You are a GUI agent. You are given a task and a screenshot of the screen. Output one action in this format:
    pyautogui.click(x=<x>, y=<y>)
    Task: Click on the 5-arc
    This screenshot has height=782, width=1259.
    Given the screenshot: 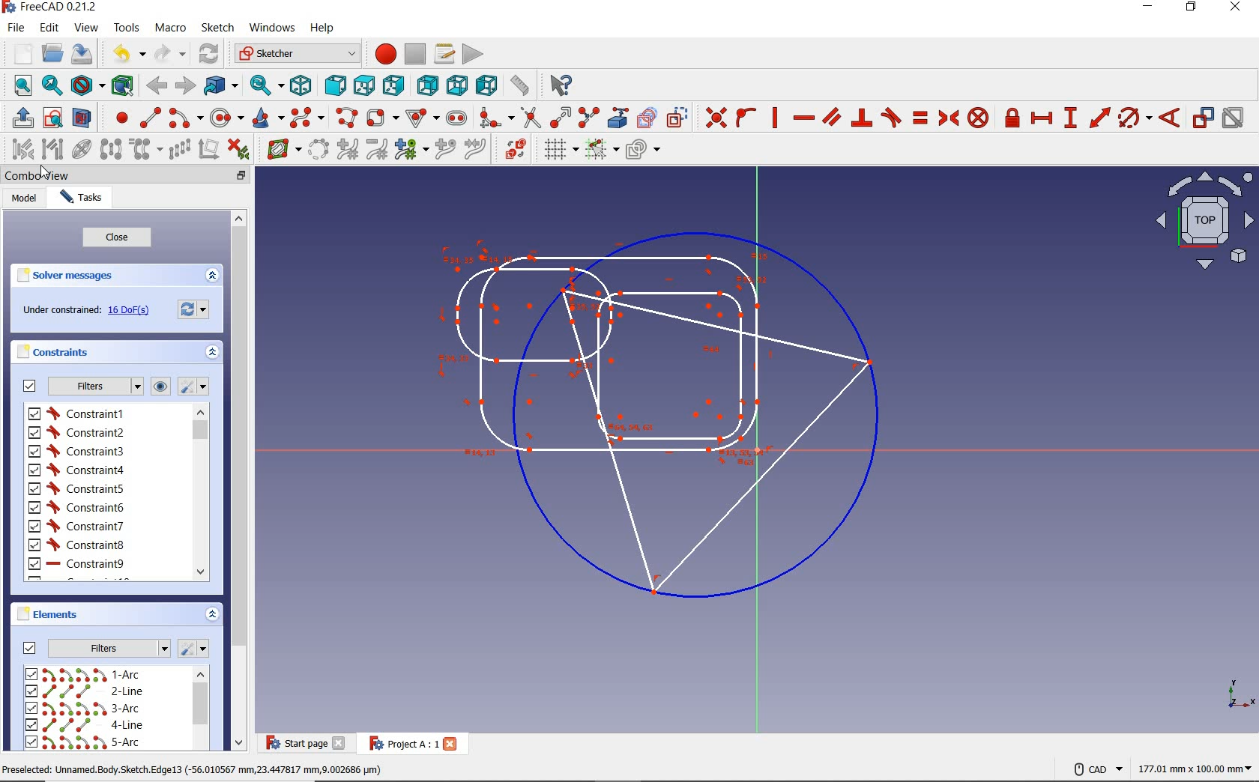 What is the action you would take?
    pyautogui.click(x=82, y=742)
    